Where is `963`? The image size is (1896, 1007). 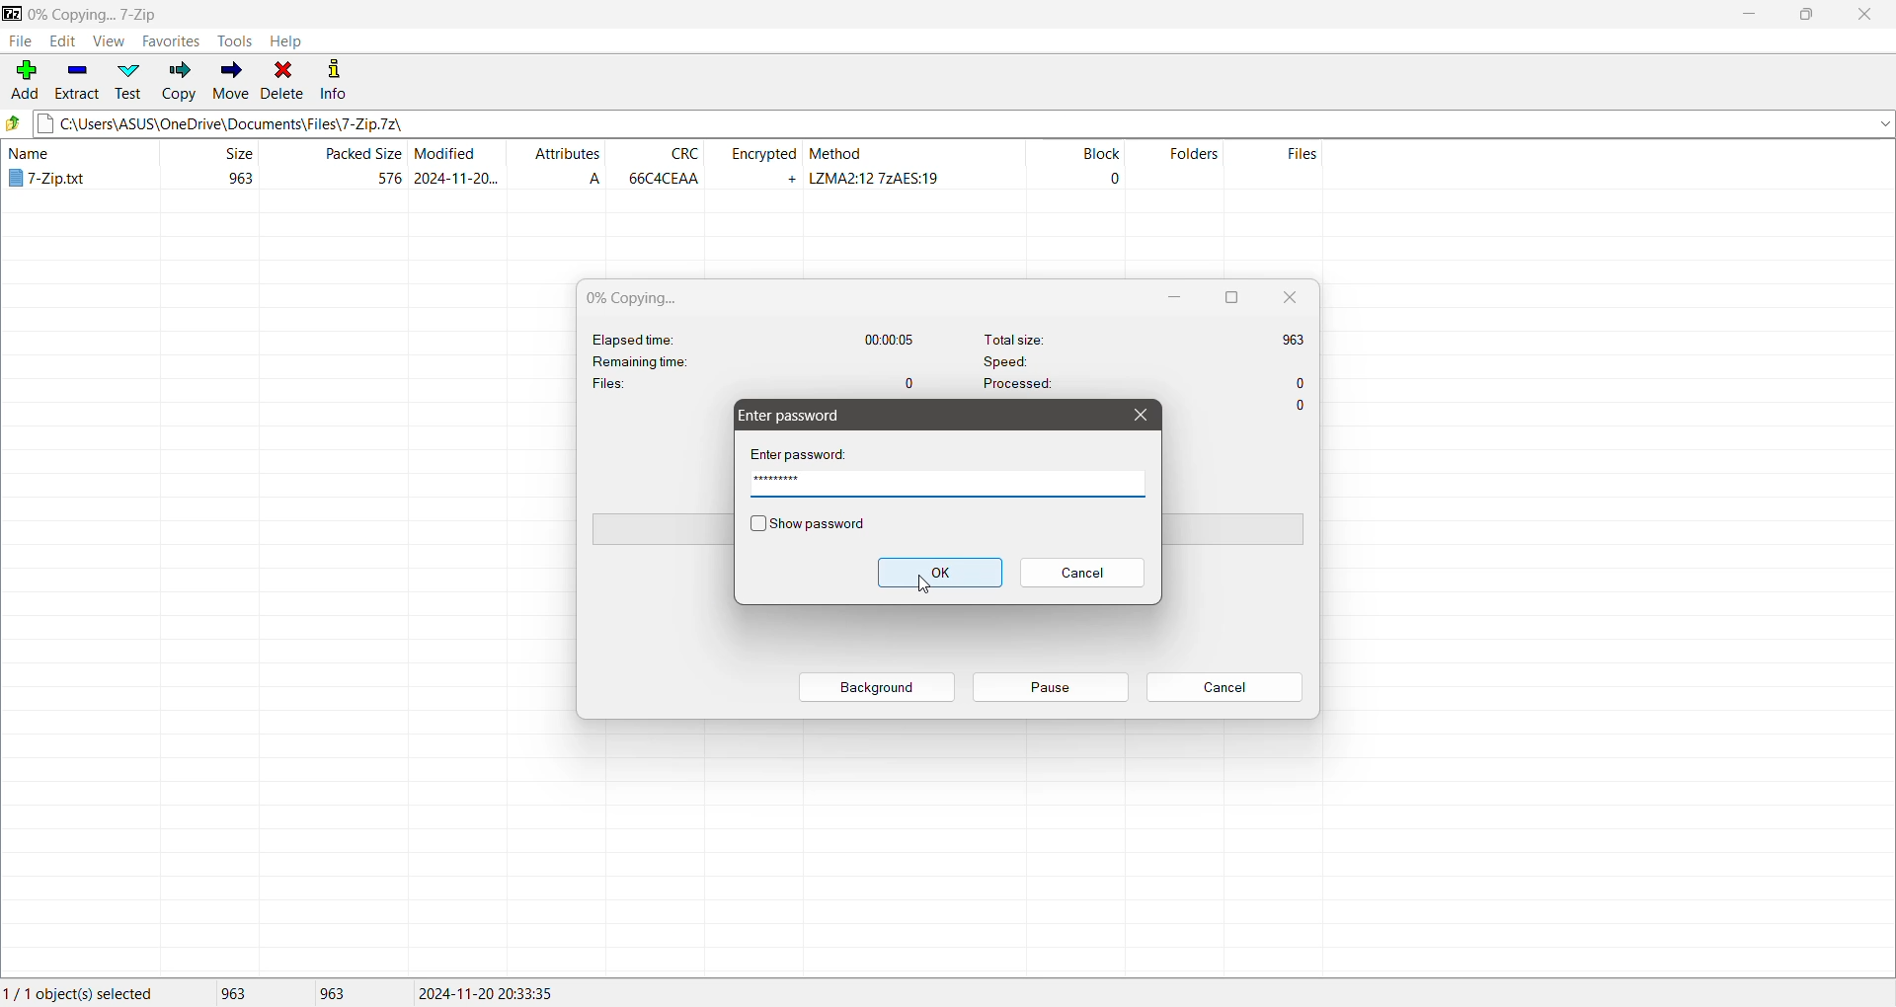
963 is located at coordinates (243, 994).